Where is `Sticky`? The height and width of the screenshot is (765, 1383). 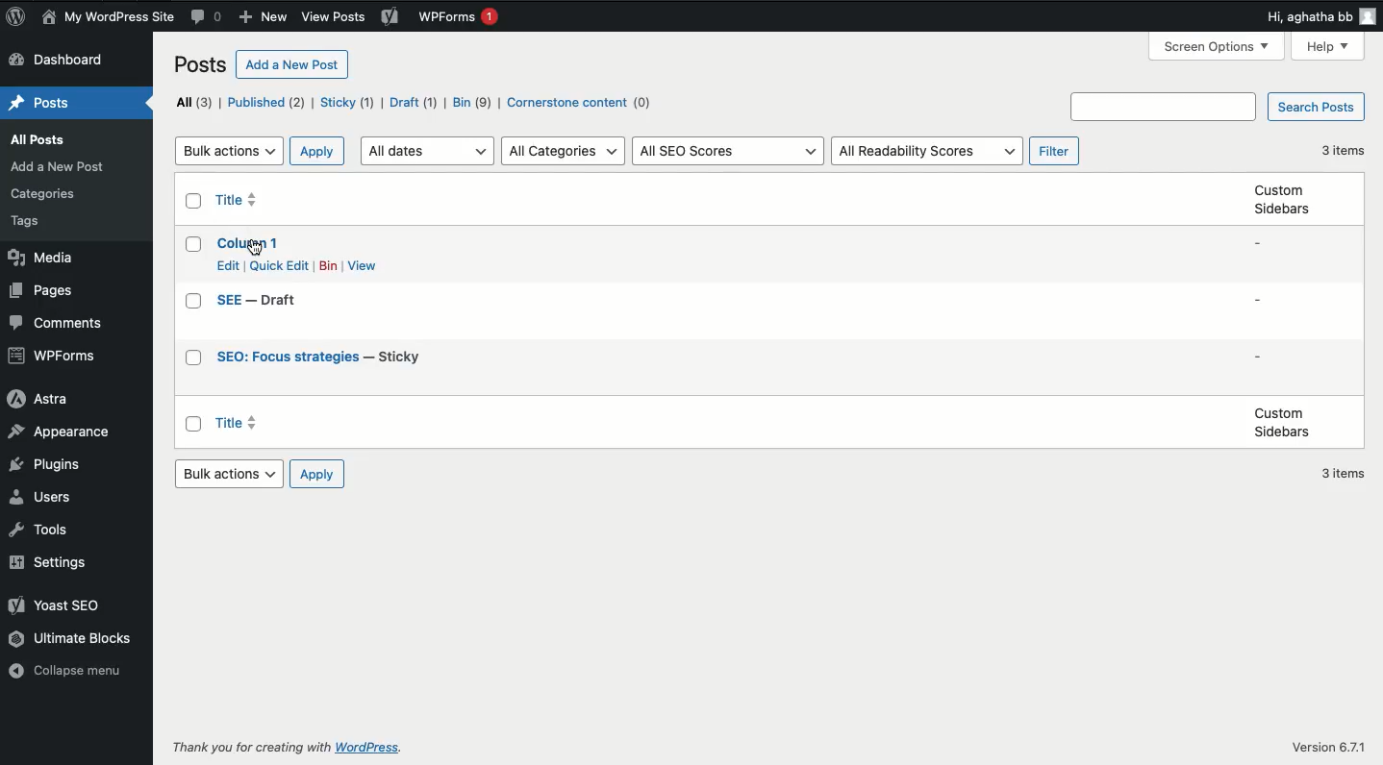 Sticky is located at coordinates (350, 103).